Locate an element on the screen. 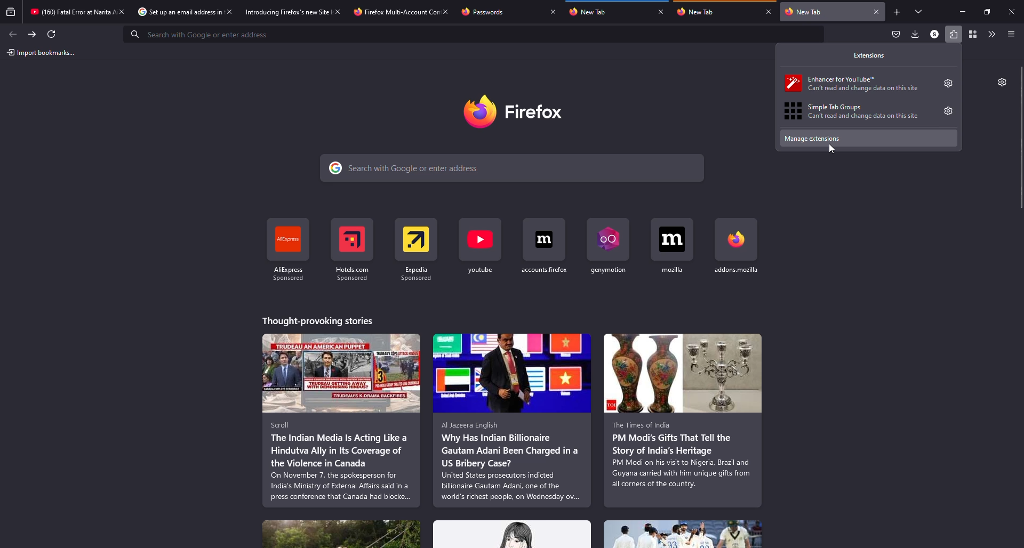 The height and width of the screenshot is (548, 1024). settings is located at coordinates (948, 111).